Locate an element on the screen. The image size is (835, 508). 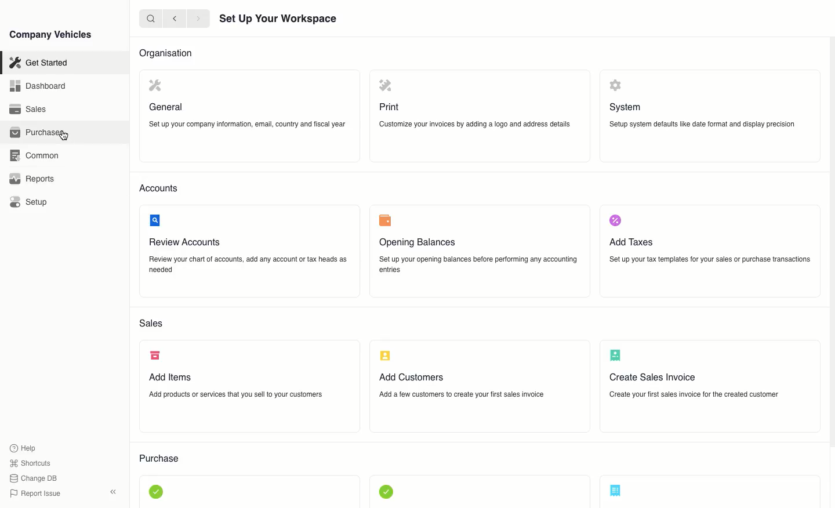
Create your first sales invoice for the created customer is located at coordinates (694, 394).